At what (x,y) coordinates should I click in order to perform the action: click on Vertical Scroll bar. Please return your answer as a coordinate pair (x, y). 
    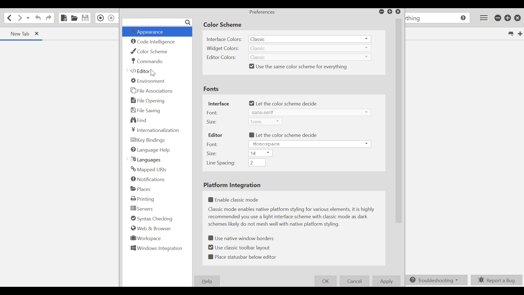
    Looking at the image, I should click on (397, 120).